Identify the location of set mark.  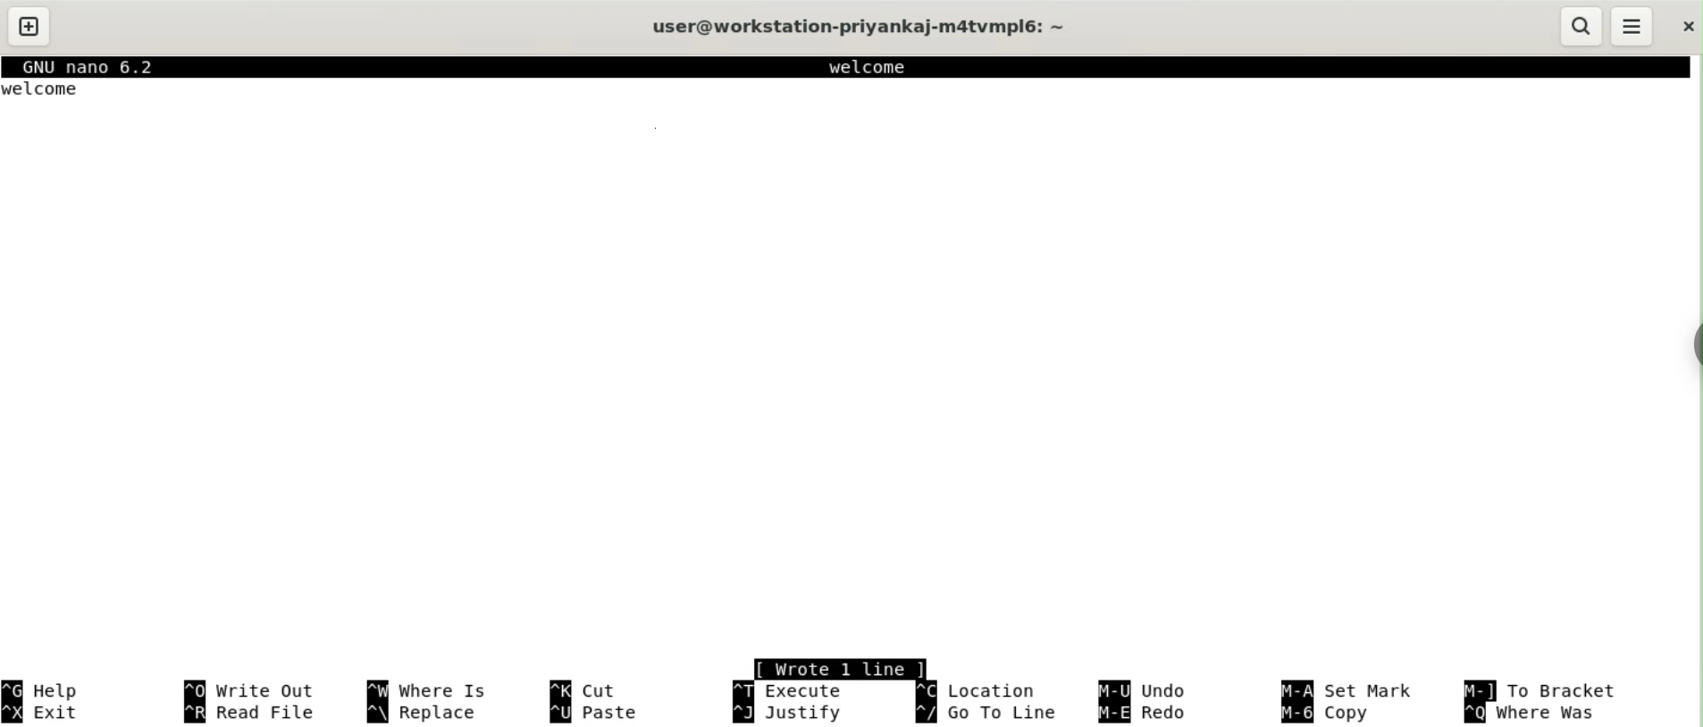
(1354, 690).